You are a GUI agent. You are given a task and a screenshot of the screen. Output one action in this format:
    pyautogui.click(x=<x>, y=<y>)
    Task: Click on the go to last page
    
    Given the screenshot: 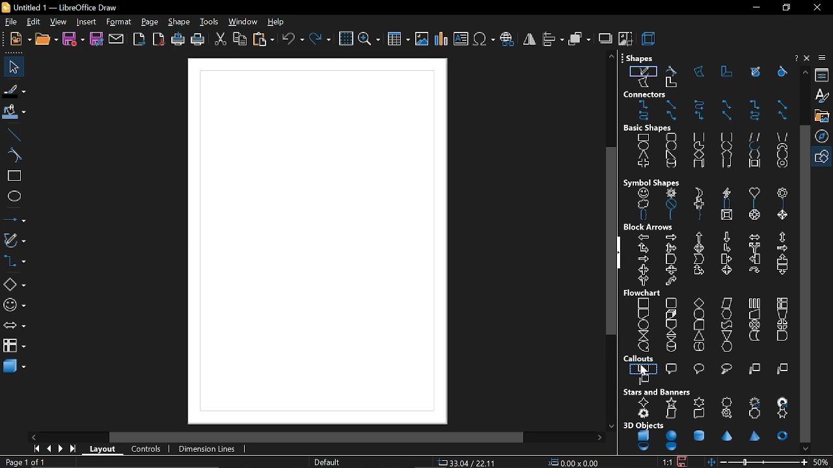 What is the action you would take?
    pyautogui.click(x=72, y=450)
    